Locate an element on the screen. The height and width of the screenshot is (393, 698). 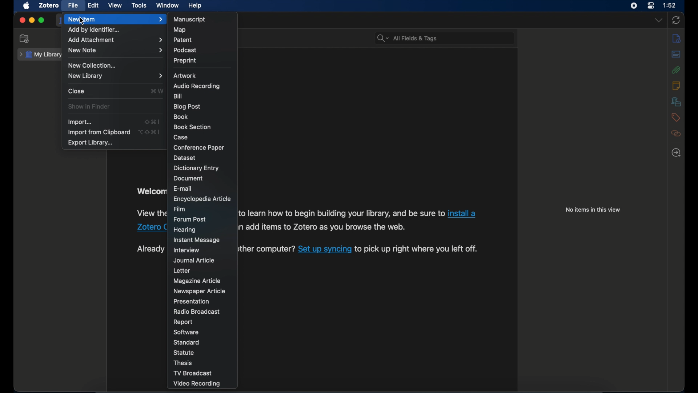
thesis is located at coordinates (184, 363).